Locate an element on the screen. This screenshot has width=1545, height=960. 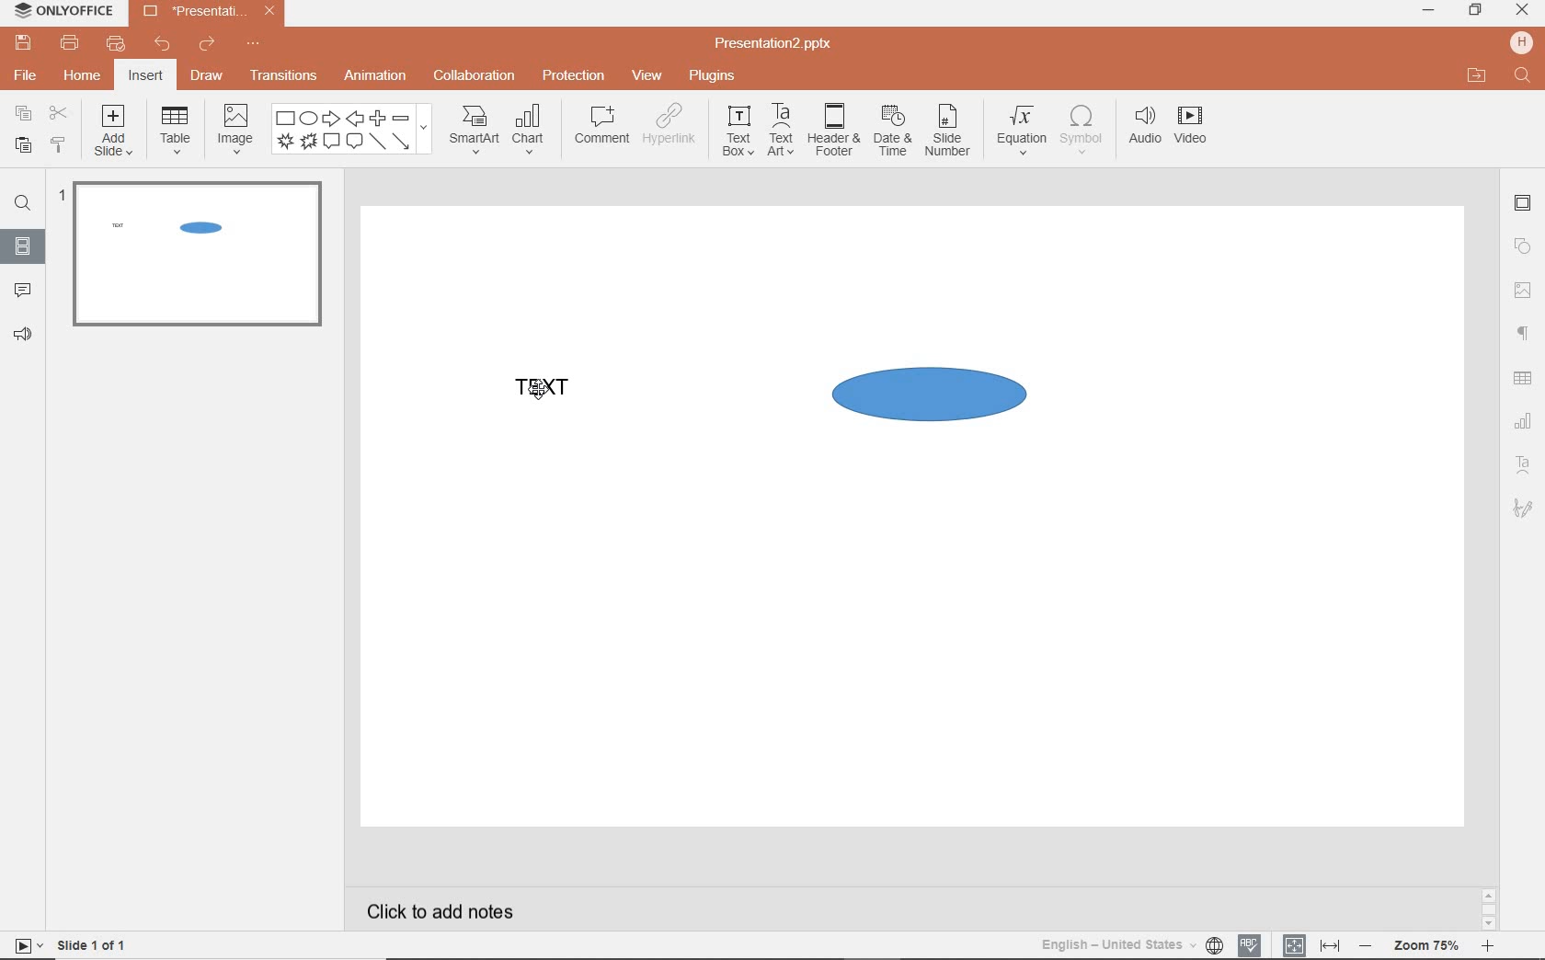
view is located at coordinates (644, 76).